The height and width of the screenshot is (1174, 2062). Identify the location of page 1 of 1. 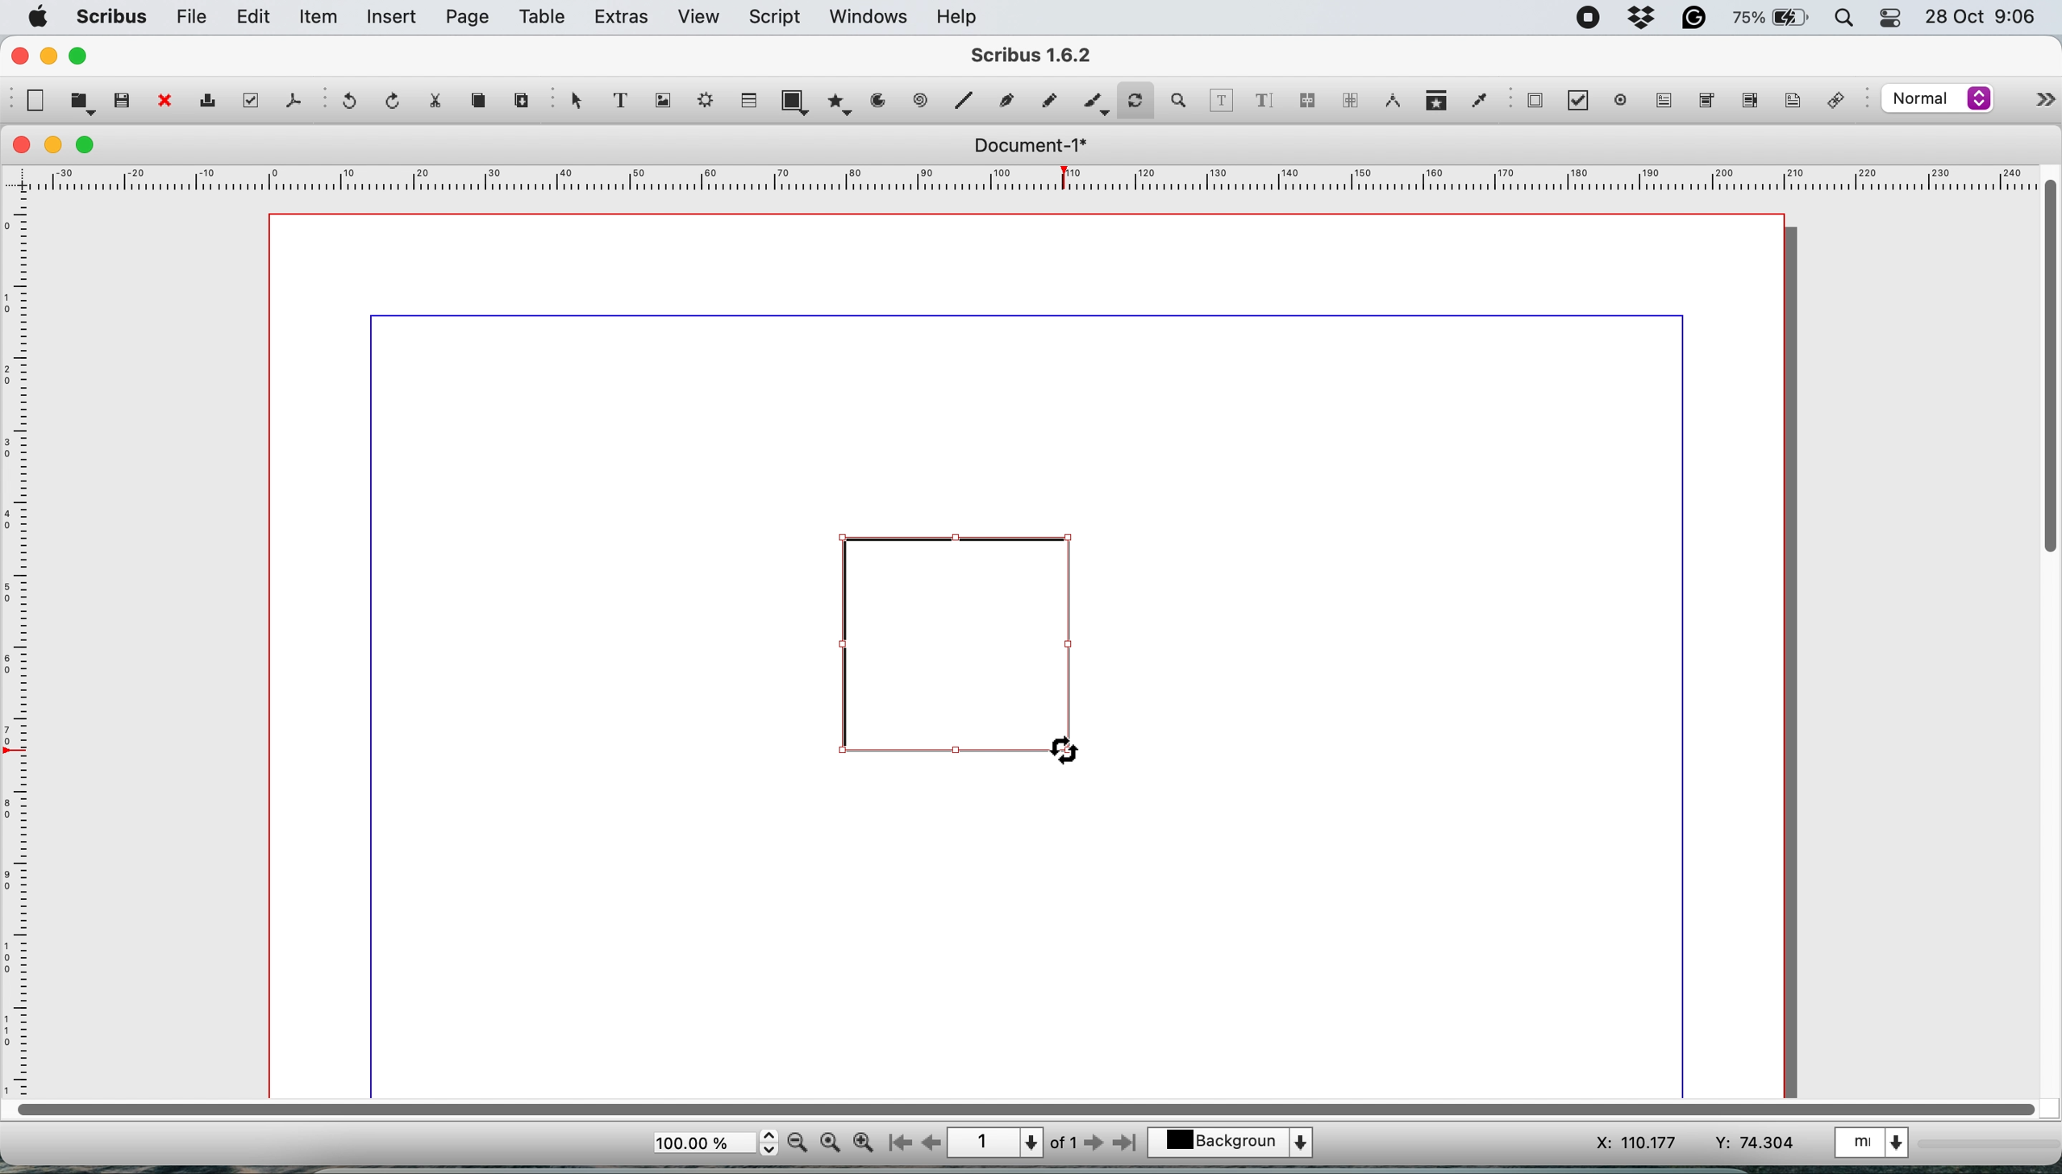
(1013, 1141).